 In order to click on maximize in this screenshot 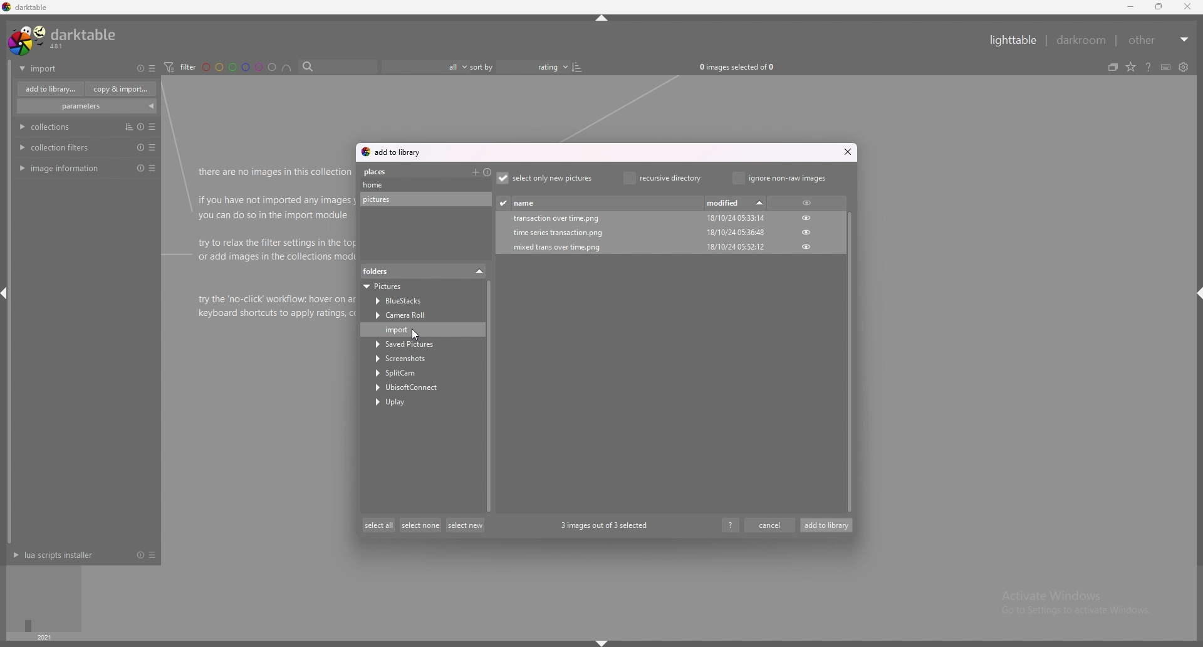, I will do `click(1160, 7)`.